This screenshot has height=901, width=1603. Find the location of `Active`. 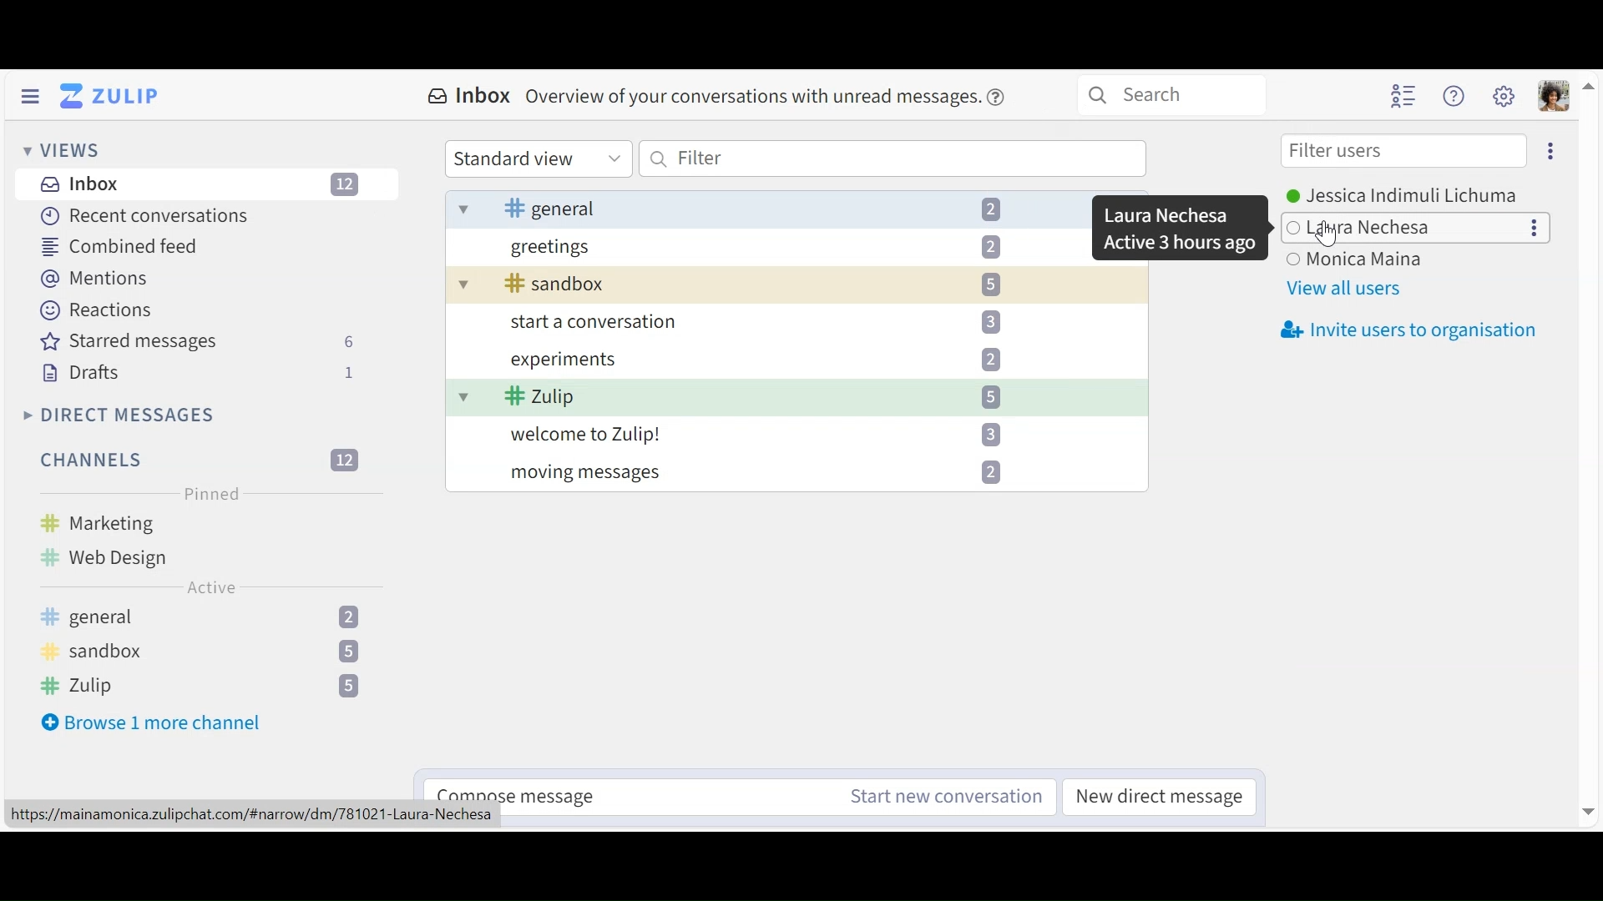

Active is located at coordinates (210, 590).